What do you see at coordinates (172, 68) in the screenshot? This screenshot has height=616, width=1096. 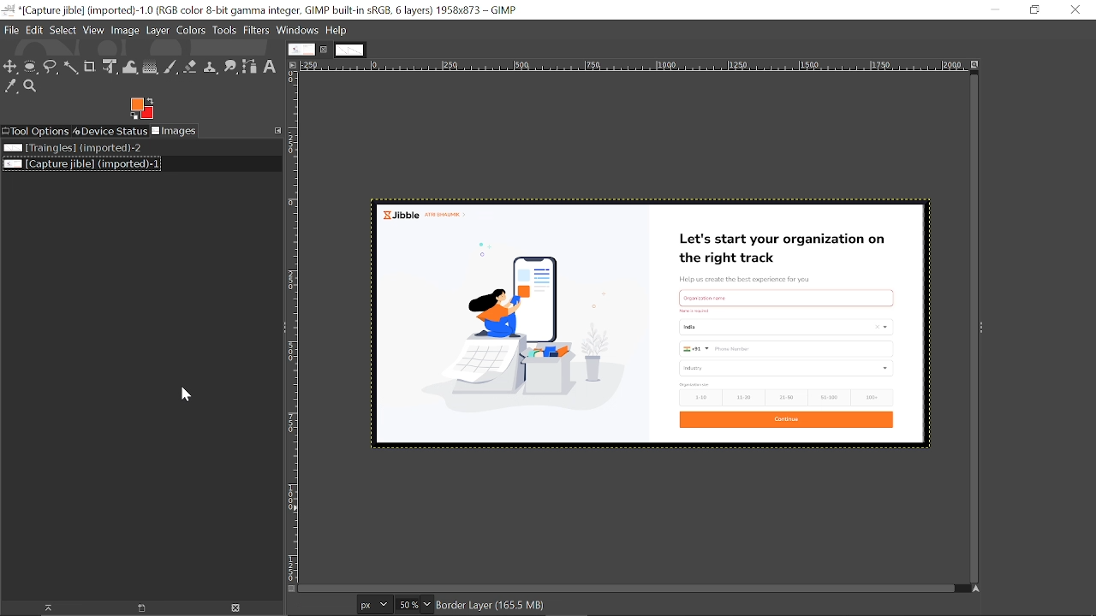 I see `Paintbrush tool` at bounding box center [172, 68].